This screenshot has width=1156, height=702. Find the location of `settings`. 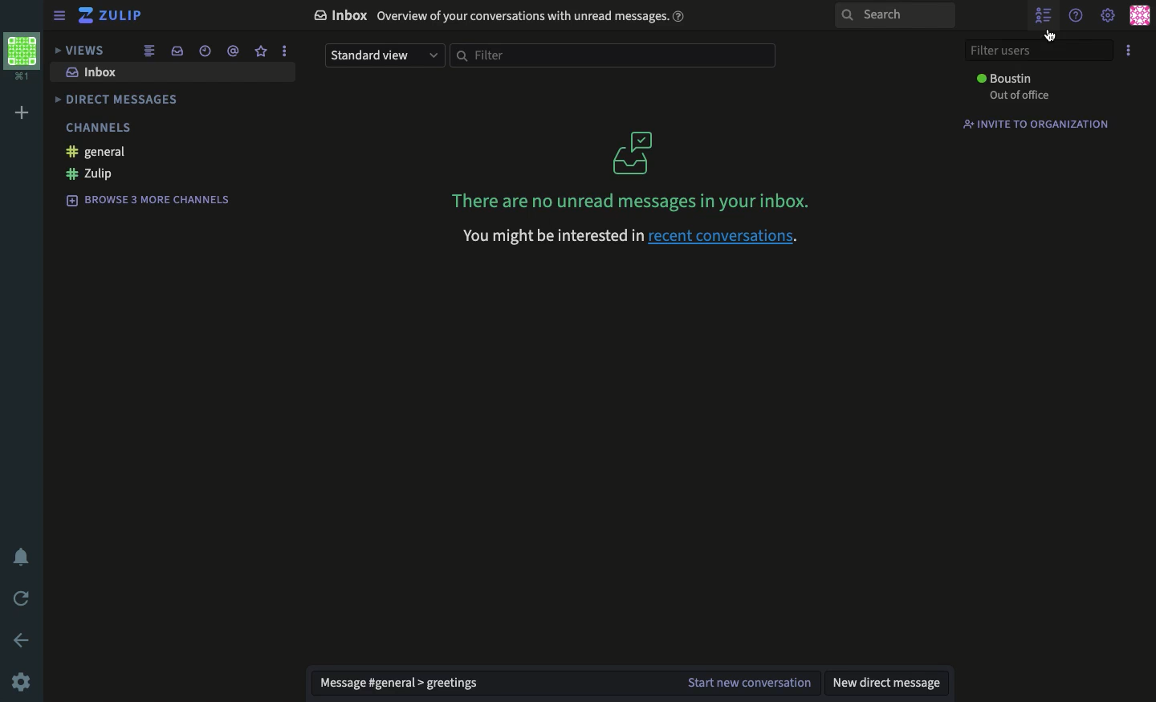

settings is located at coordinates (1109, 17).